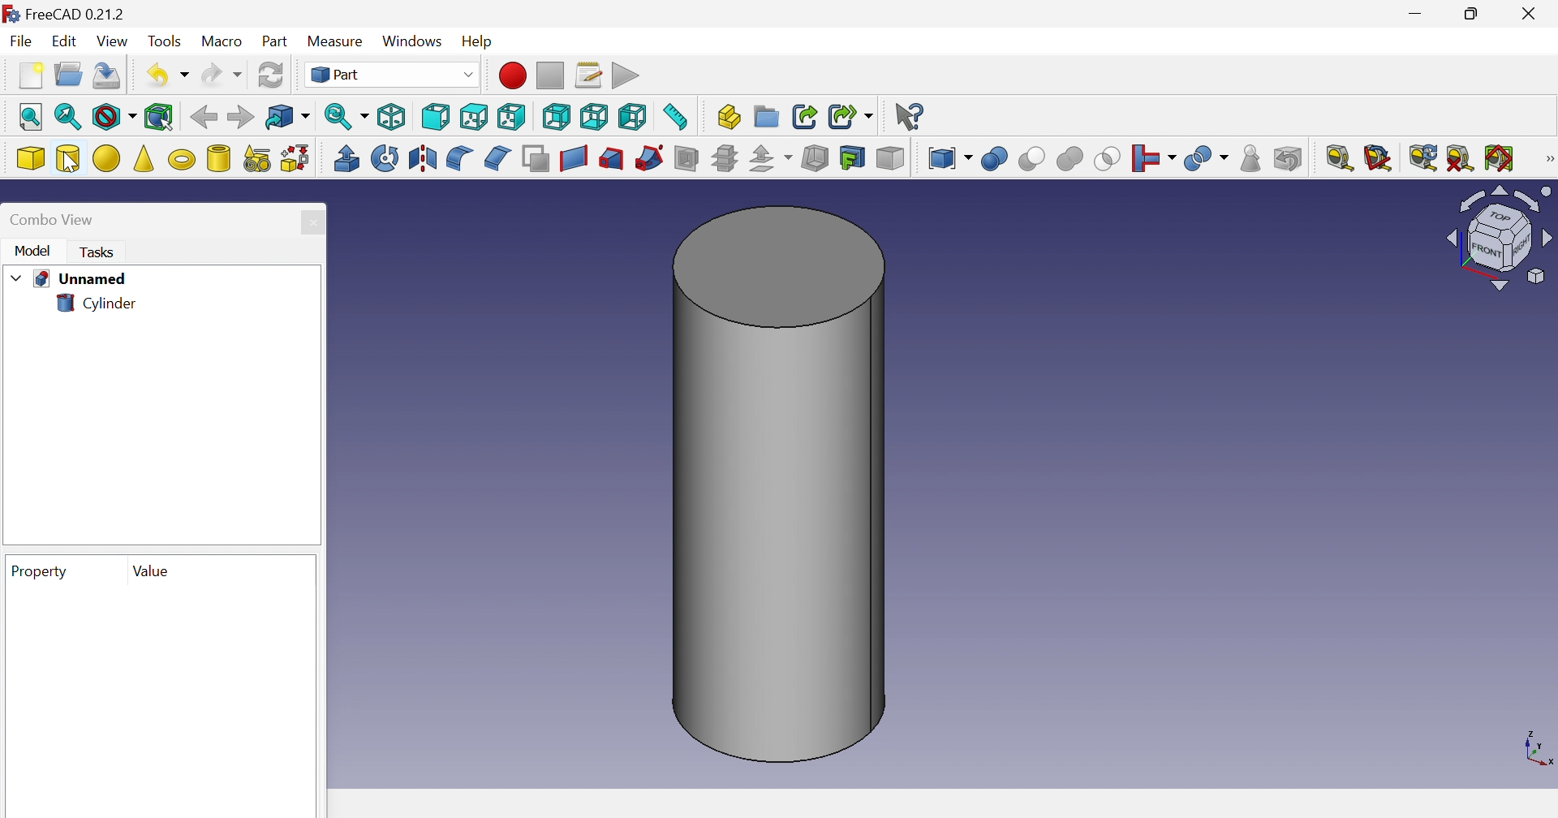 The width and height of the screenshot is (1558, 818). I want to click on Measure distance, so click(678, 116).